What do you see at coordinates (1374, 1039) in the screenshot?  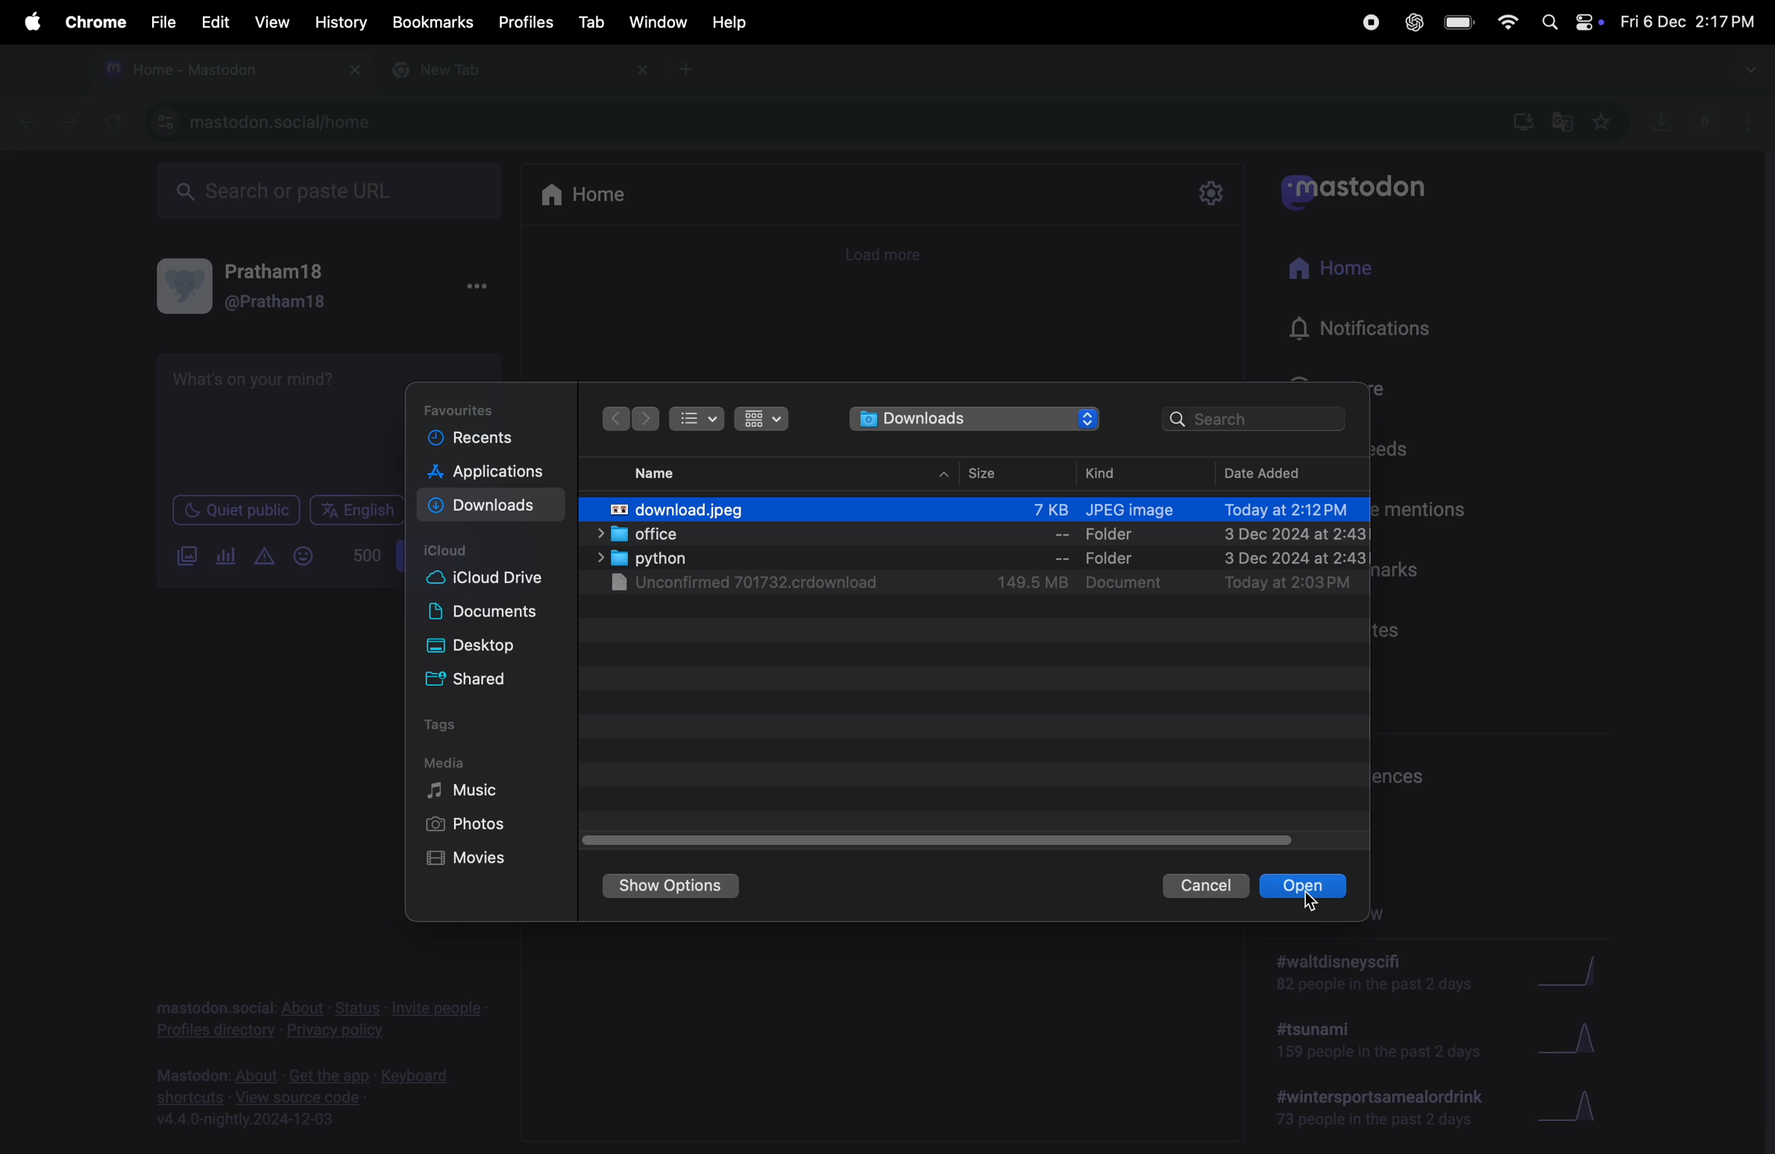 I see `#tsunami` at bounding box center [1374, 1039].